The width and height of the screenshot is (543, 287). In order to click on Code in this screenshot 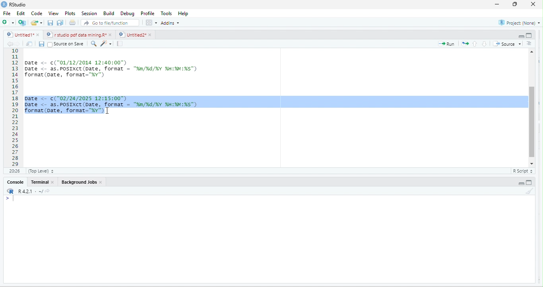, I will do `click(36, 14)`.